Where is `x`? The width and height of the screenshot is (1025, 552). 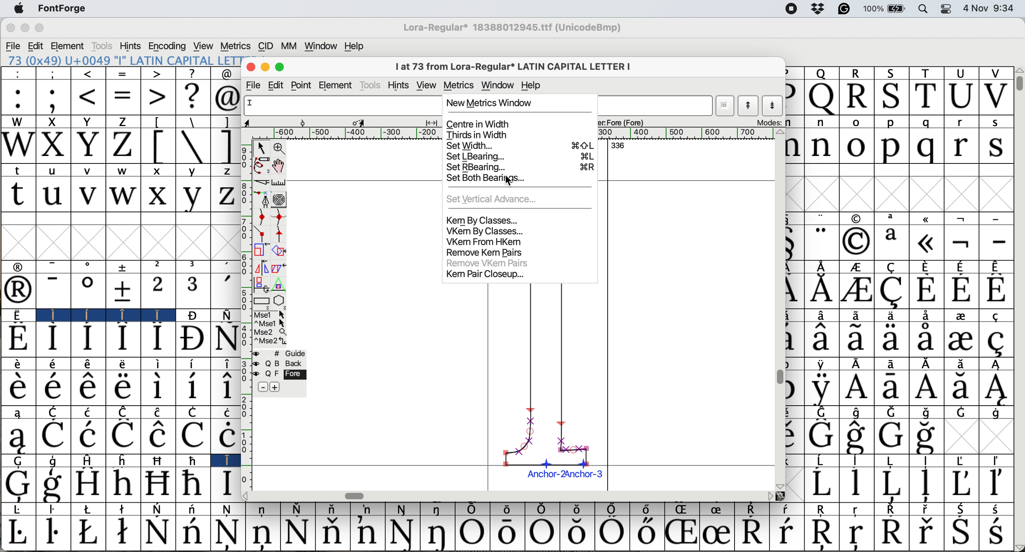
x is located at coordinates (159, 170).